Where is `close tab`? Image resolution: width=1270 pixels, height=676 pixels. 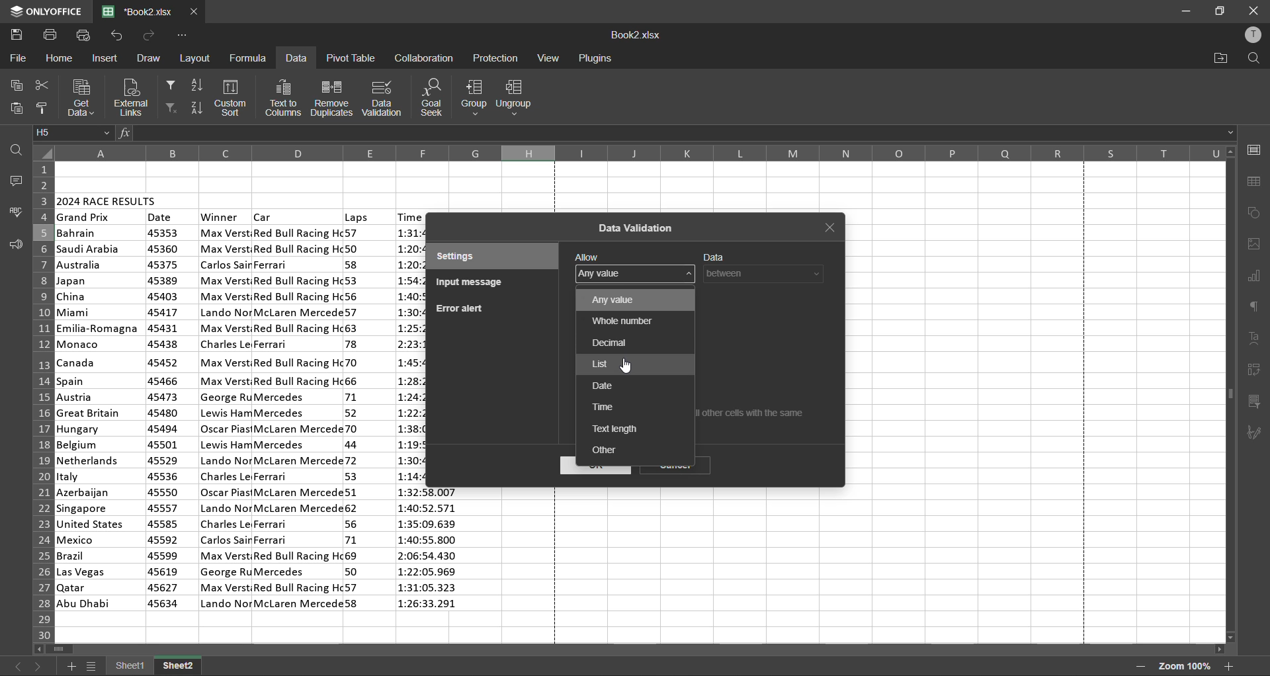
close tab is located at coordinates (833, 229).